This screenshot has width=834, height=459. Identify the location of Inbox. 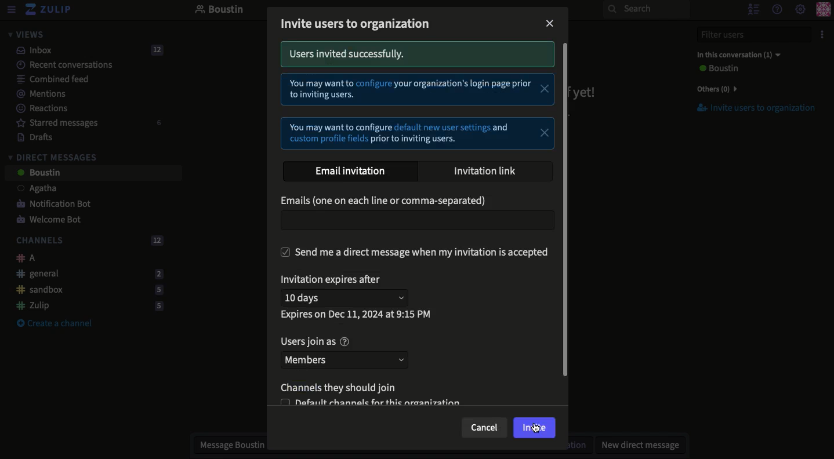
(85, 50).